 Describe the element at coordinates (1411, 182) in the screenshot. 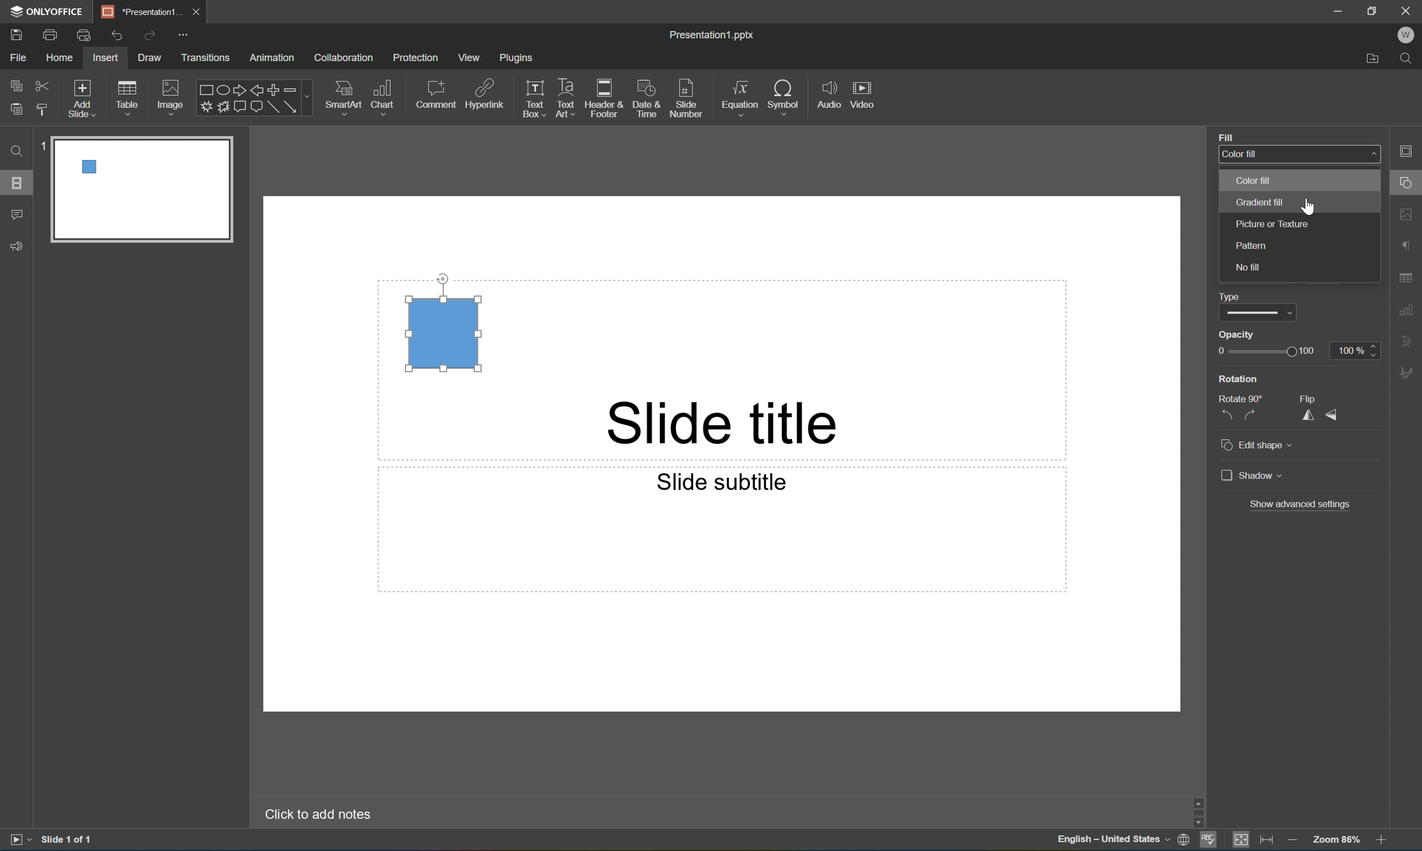

I see `Shape settings` at that location.